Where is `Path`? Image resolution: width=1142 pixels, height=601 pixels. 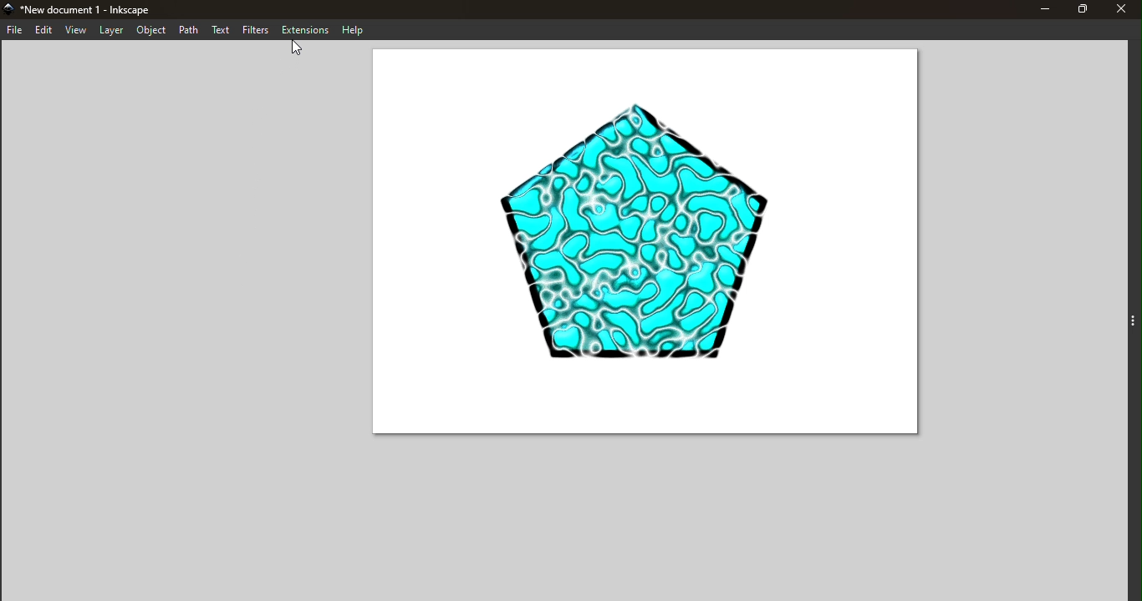
Path is located at coordinates (188, 29).